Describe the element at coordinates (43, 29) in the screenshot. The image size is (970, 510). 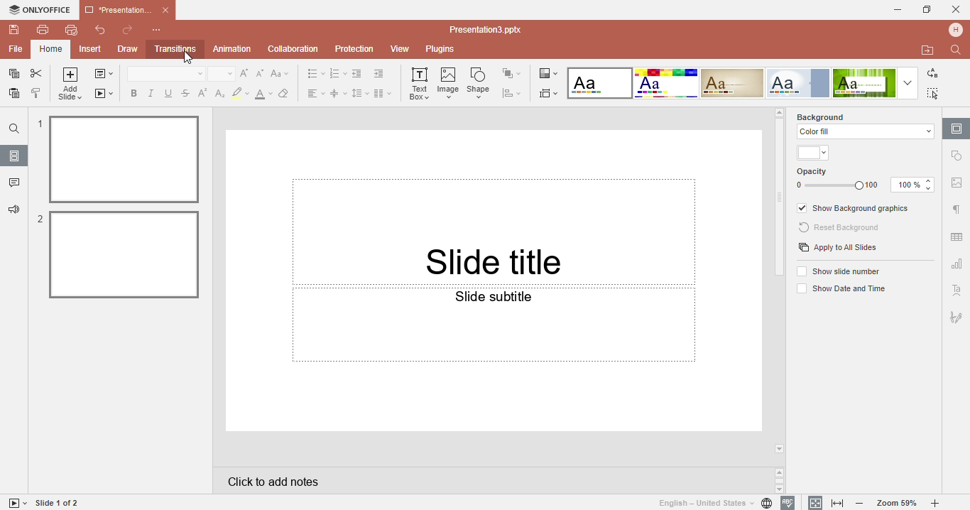
I see `Print file` at that location.